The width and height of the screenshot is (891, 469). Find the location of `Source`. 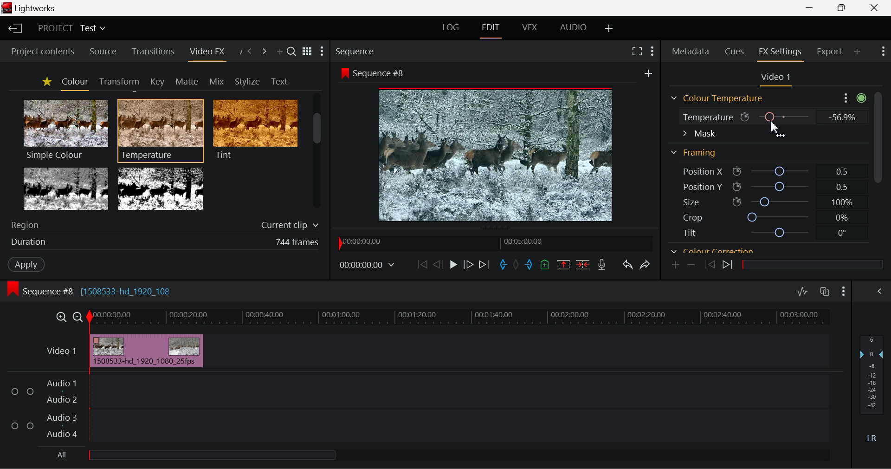

Source is located at coordinates (103, 53).